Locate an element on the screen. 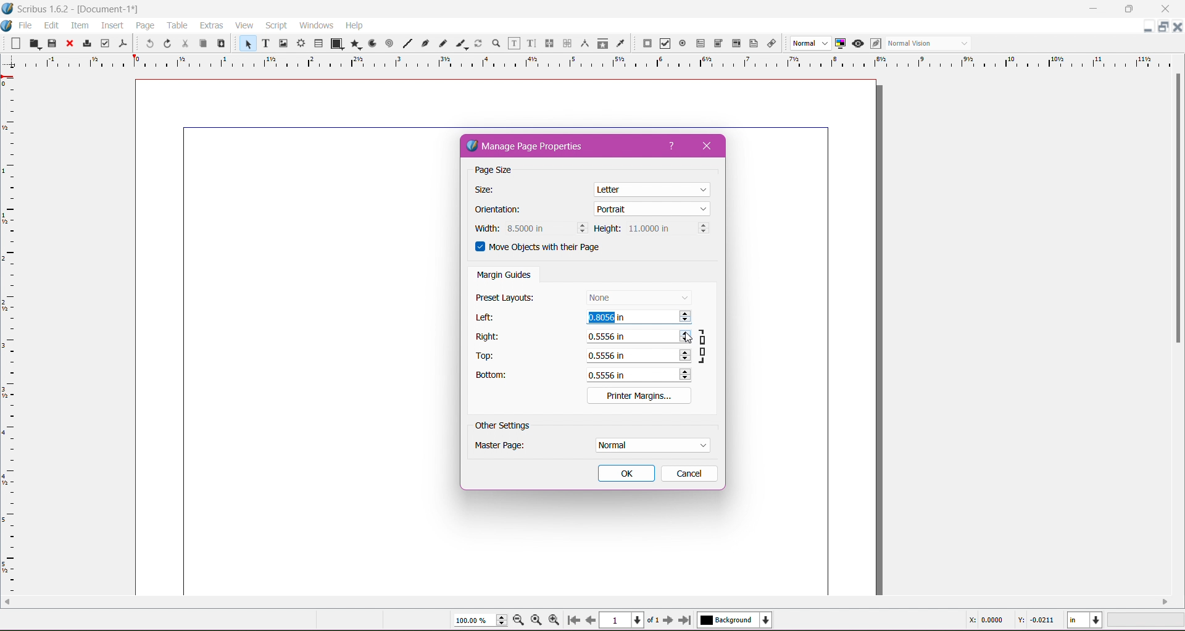 The image size is (1185, 631). Manage Page Properties is located at coordinates (534, 147).